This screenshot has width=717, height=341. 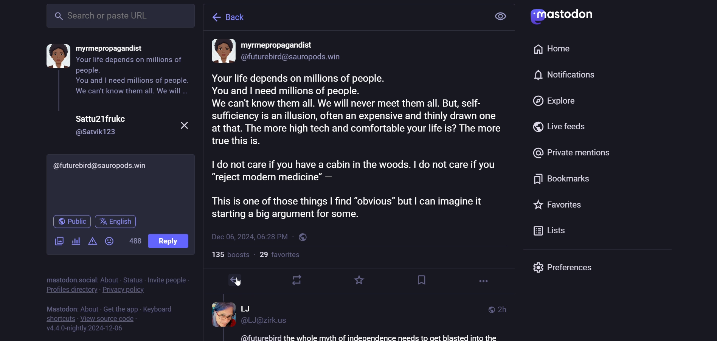 What do you see at coordinates (559, 206) in the screenshot?
I see `favorite` at bounding box center [559, 206].